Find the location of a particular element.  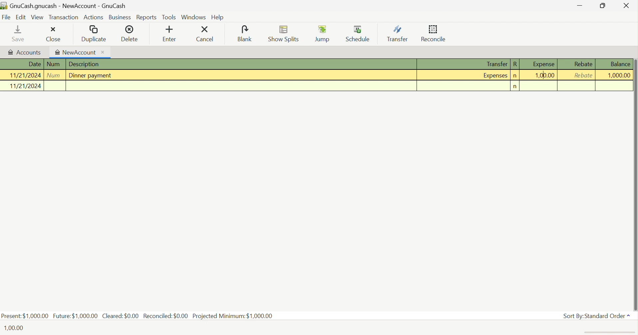

1,000.00 is located at coordinates (618, 75).